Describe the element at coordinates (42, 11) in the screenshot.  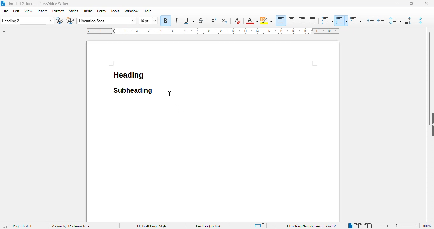
I see `insert` at that location.